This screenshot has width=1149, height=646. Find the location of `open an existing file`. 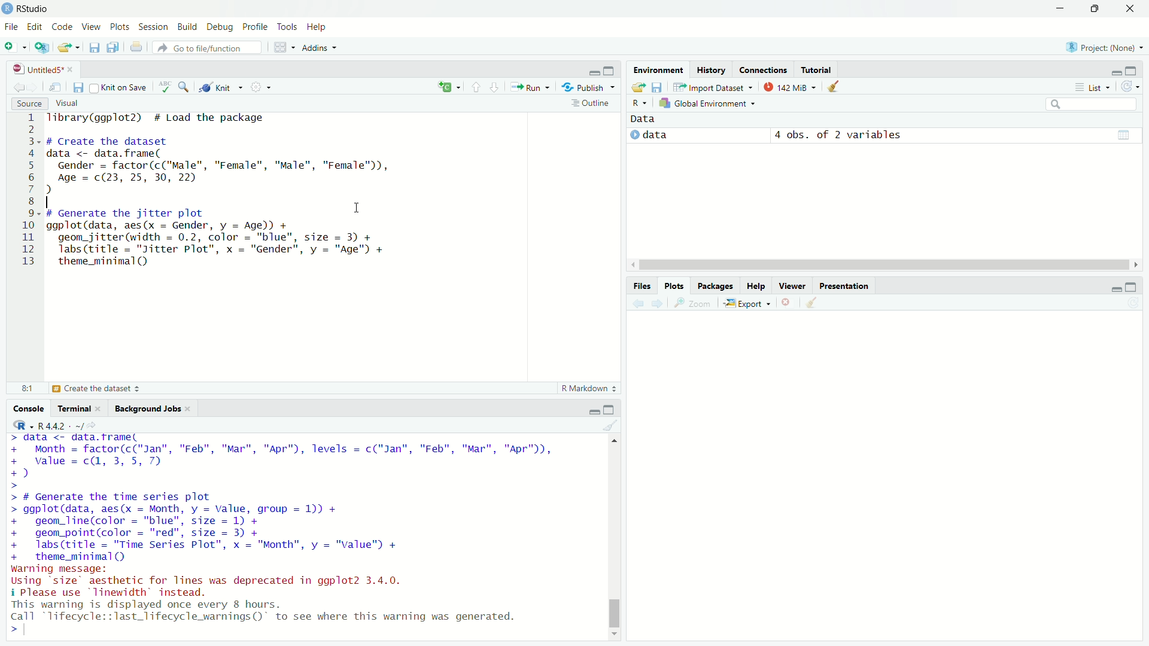

open an existing file is located at coordinates (69, 46).